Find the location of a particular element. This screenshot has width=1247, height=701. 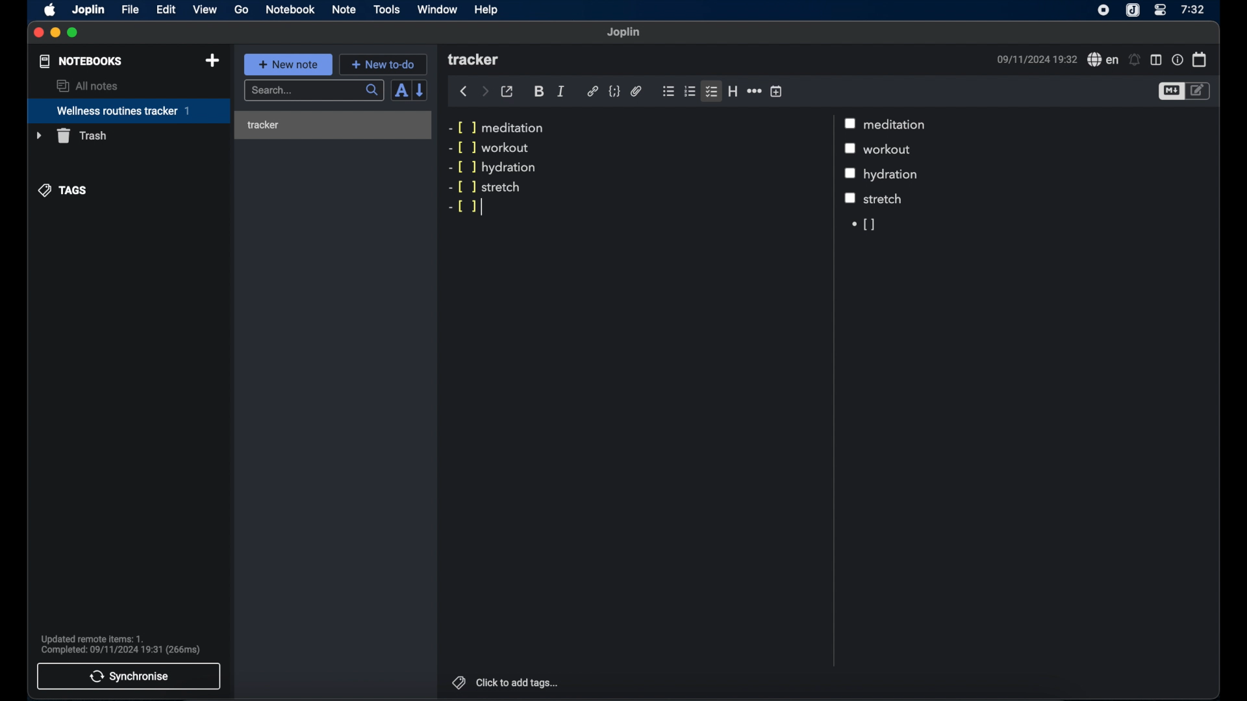

-[ ] stretch is located at coordinates (485, 188).